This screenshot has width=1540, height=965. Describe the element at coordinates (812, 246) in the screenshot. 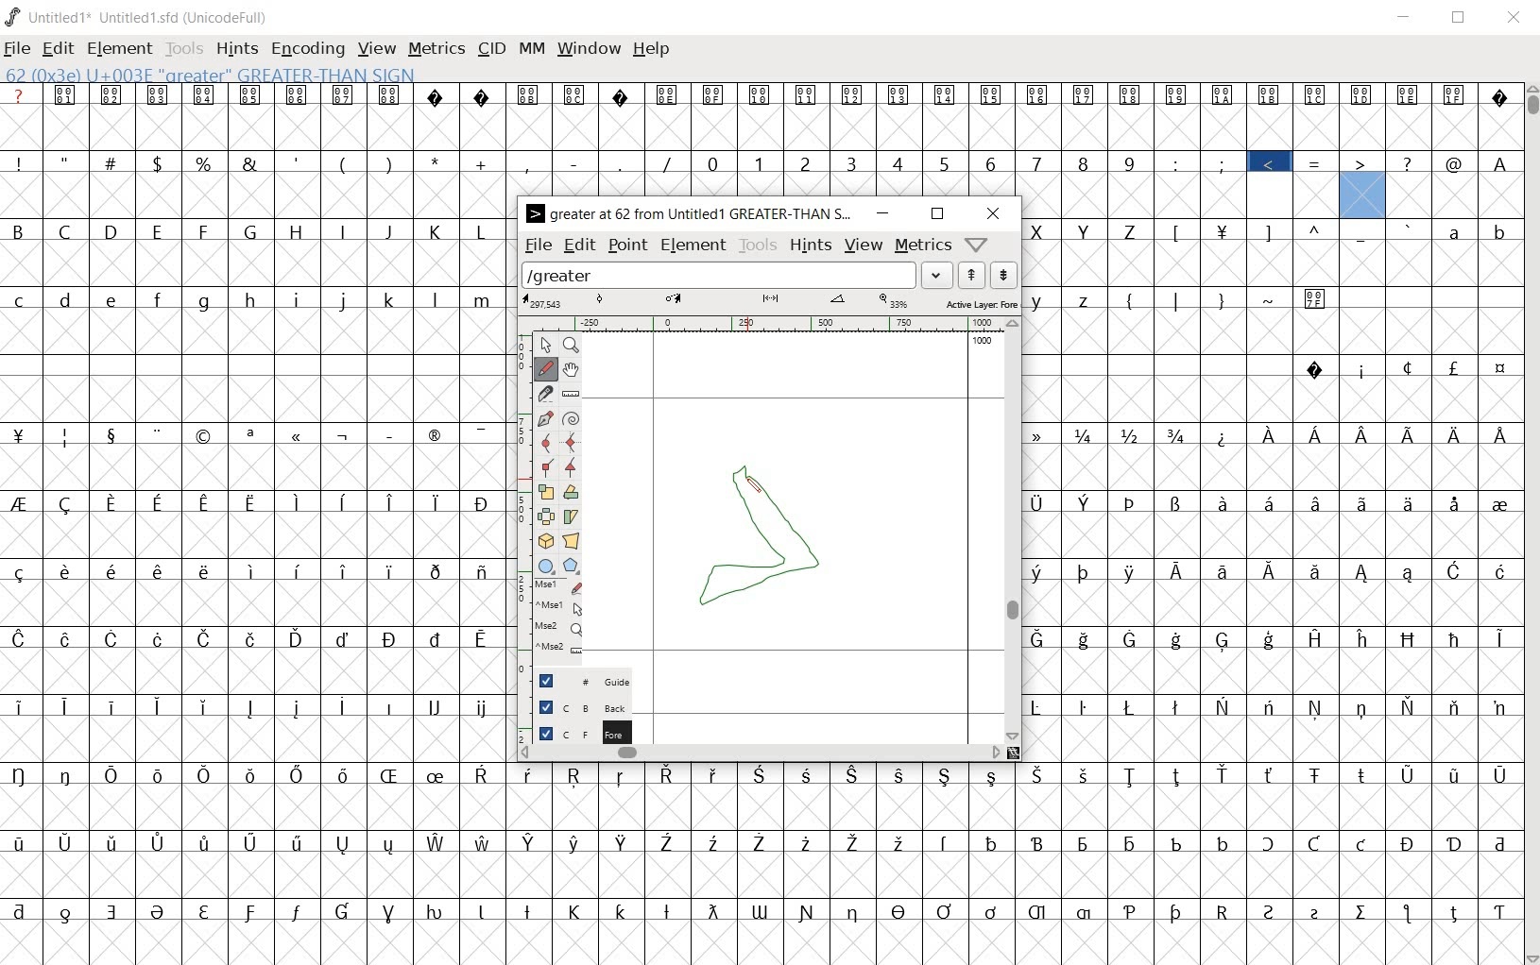

I see `hints` at that location.